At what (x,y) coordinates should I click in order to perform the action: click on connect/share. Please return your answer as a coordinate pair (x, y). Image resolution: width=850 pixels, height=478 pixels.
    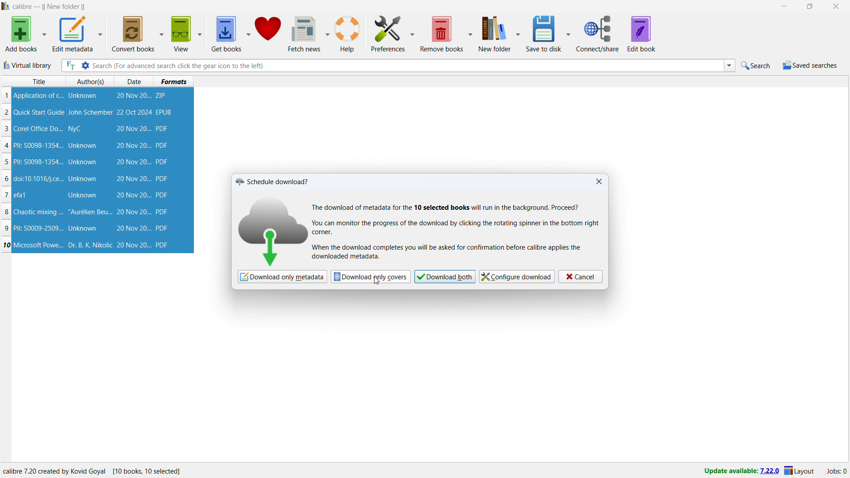
    Looking at the image, I should click on (598, 33).